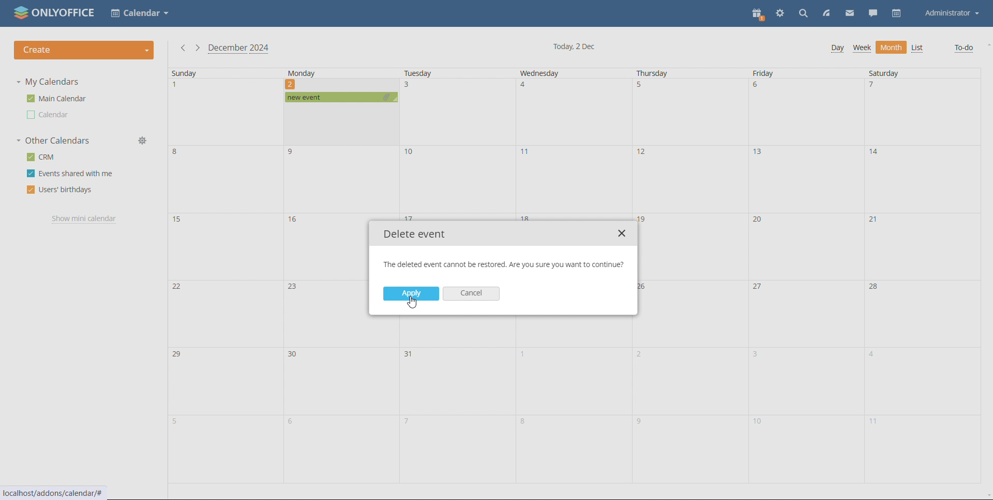  Describe the element at coordinates (526, 216) in the screenshot. I see `18` at that location.